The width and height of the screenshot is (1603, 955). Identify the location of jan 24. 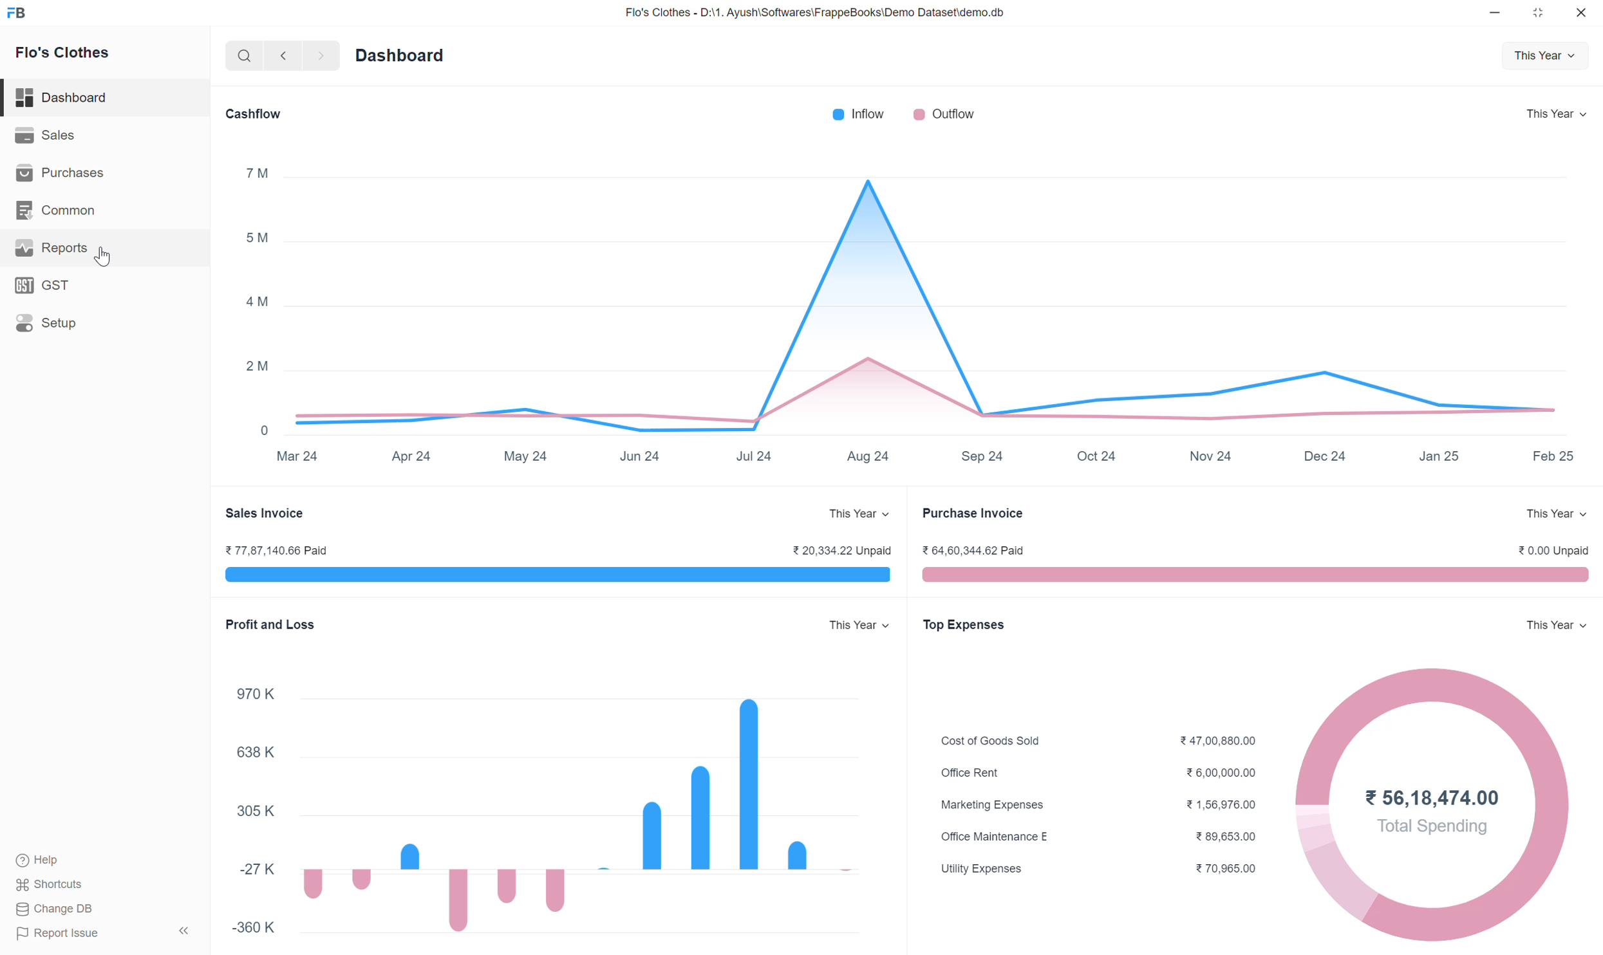
(1439, 457).